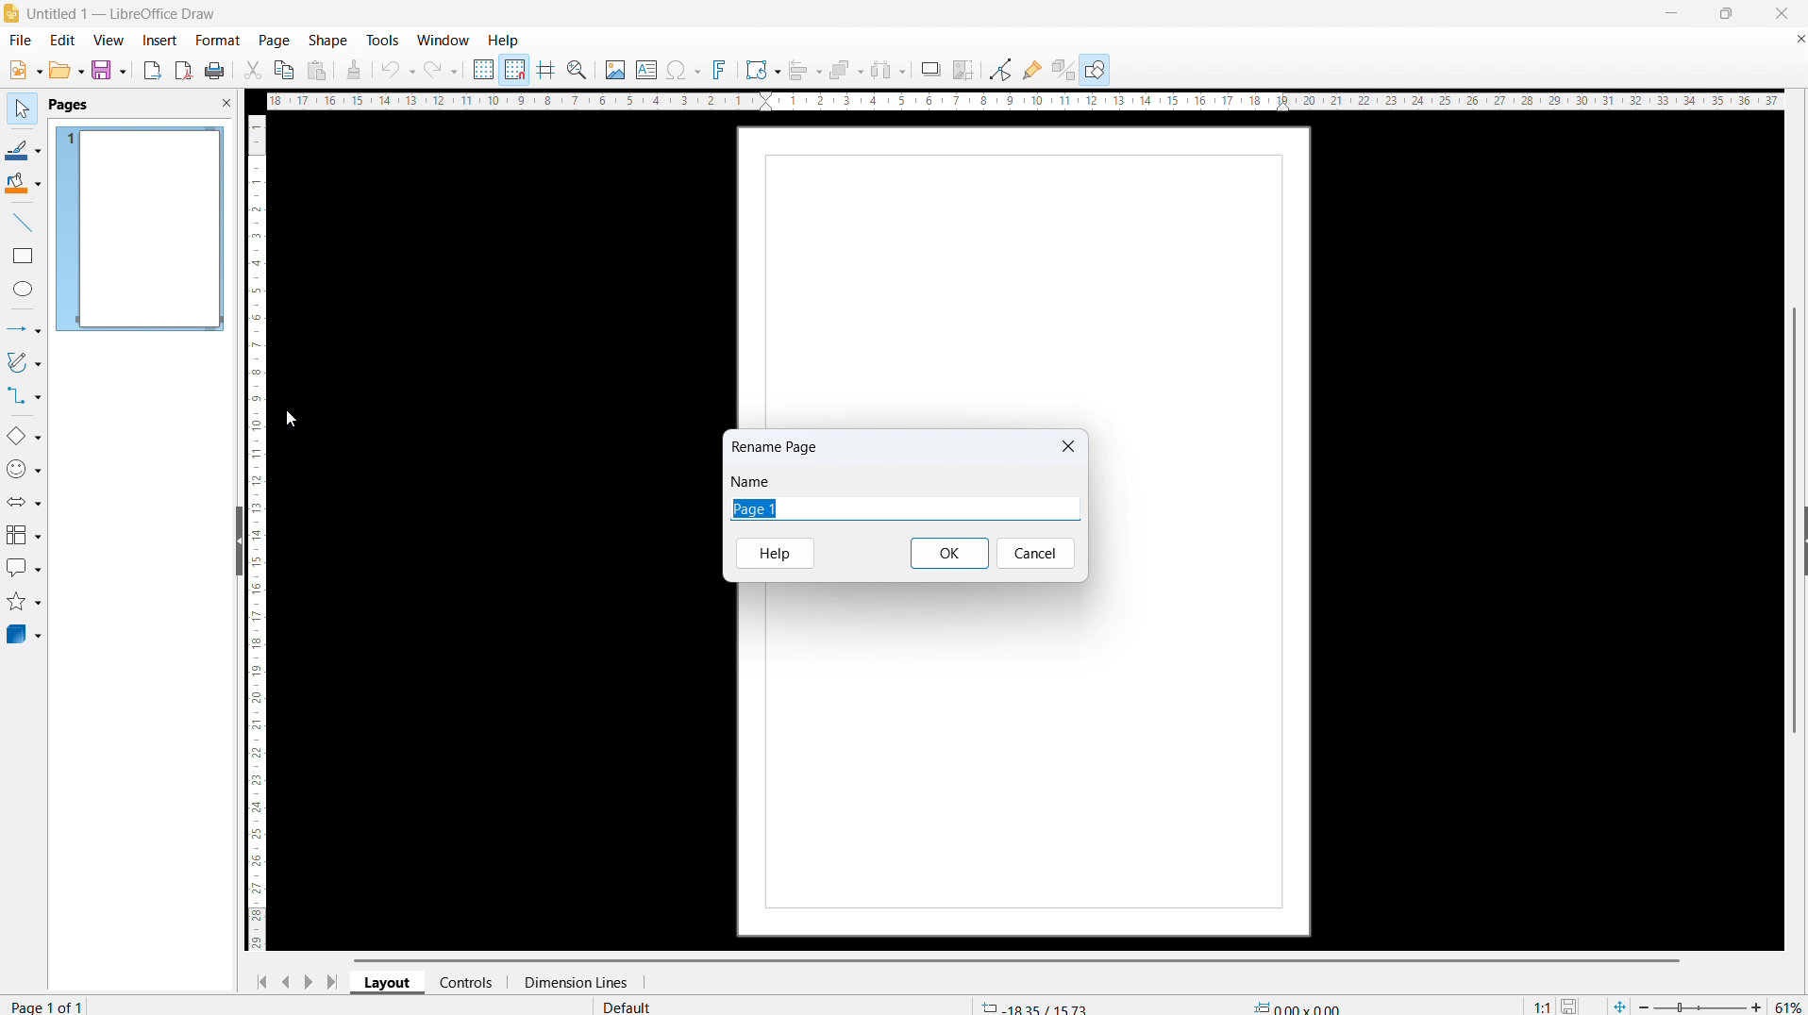 The width and height of the screenshot is (1808, 1015). What do you see at coordinates (24, 437) in the screenshot?
I see `basic shapes` at bounding box center [24, 437].